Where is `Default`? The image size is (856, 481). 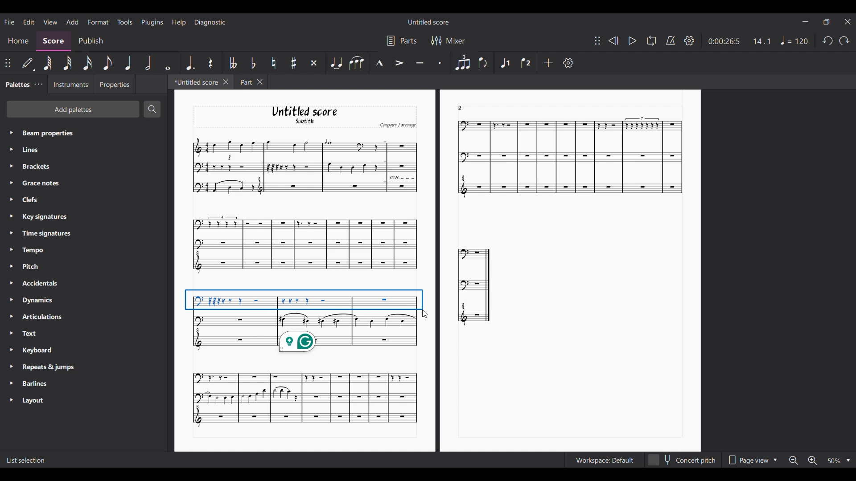 Default is located at coordinates (28, 65).